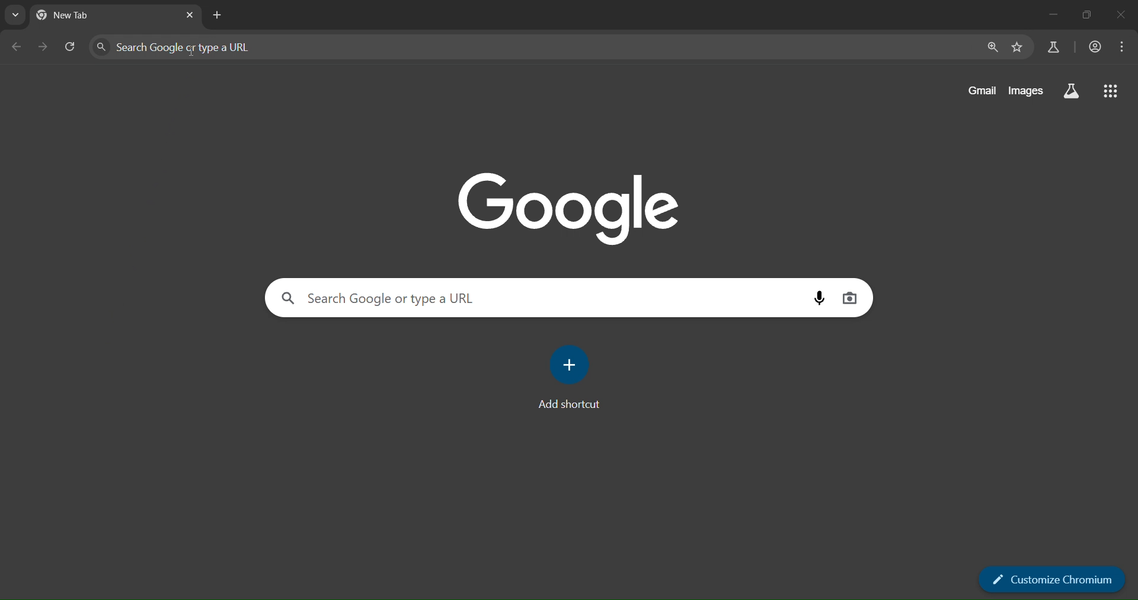  I want to click on currenttab, so click(97, 15).